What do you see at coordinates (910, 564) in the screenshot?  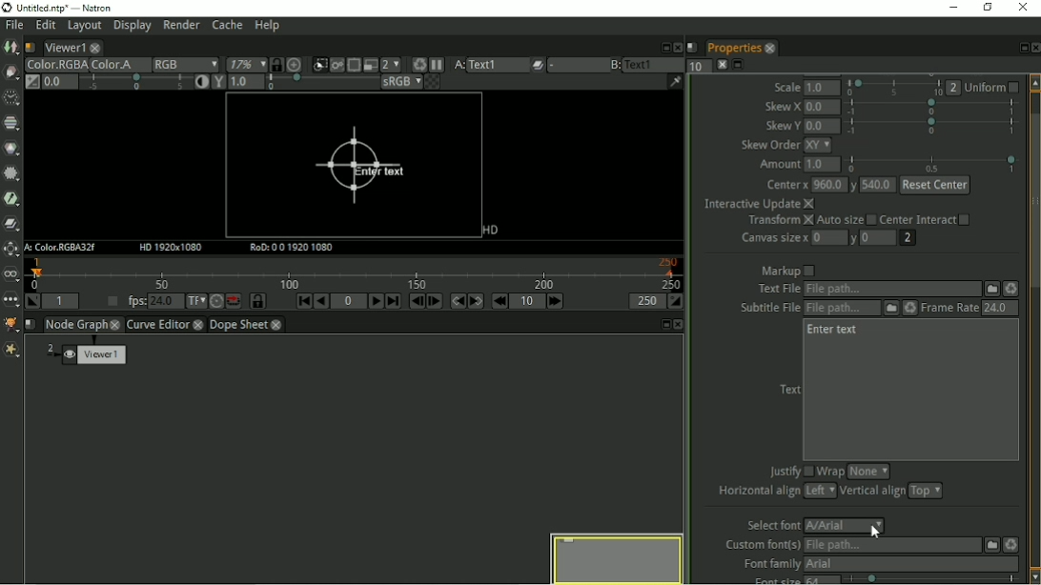 I see `arial` at bounding box center [910, 564].